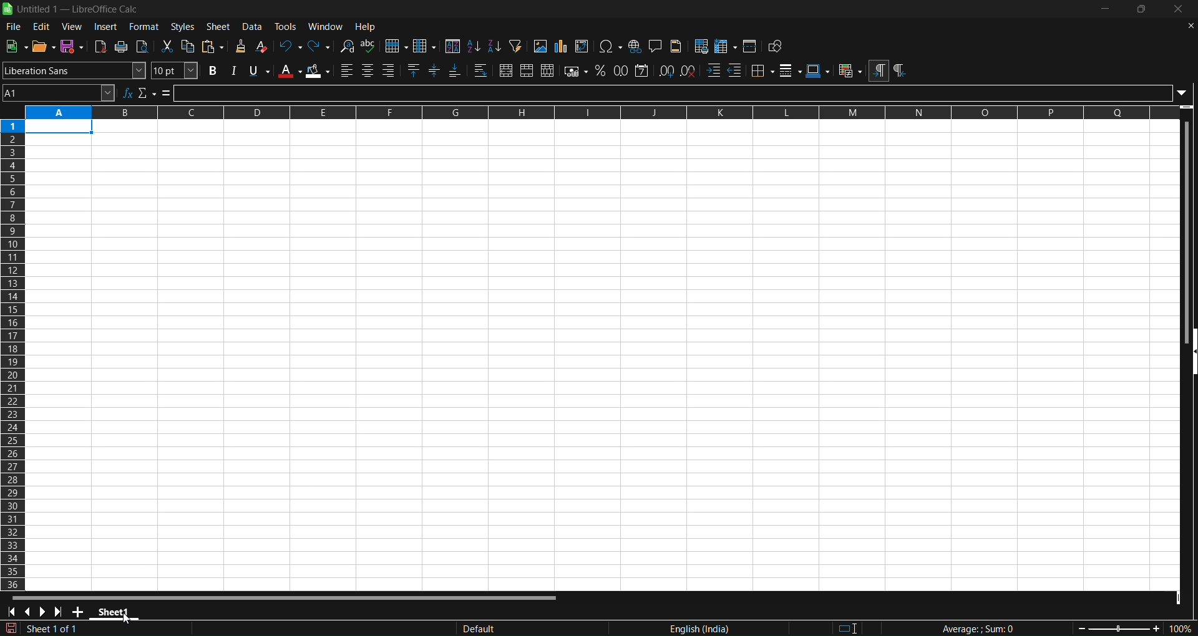  What do you see at coordinates (43, 612) in the screenshot?
I see `scroll to next sheet` at bounding box center [43, 612].